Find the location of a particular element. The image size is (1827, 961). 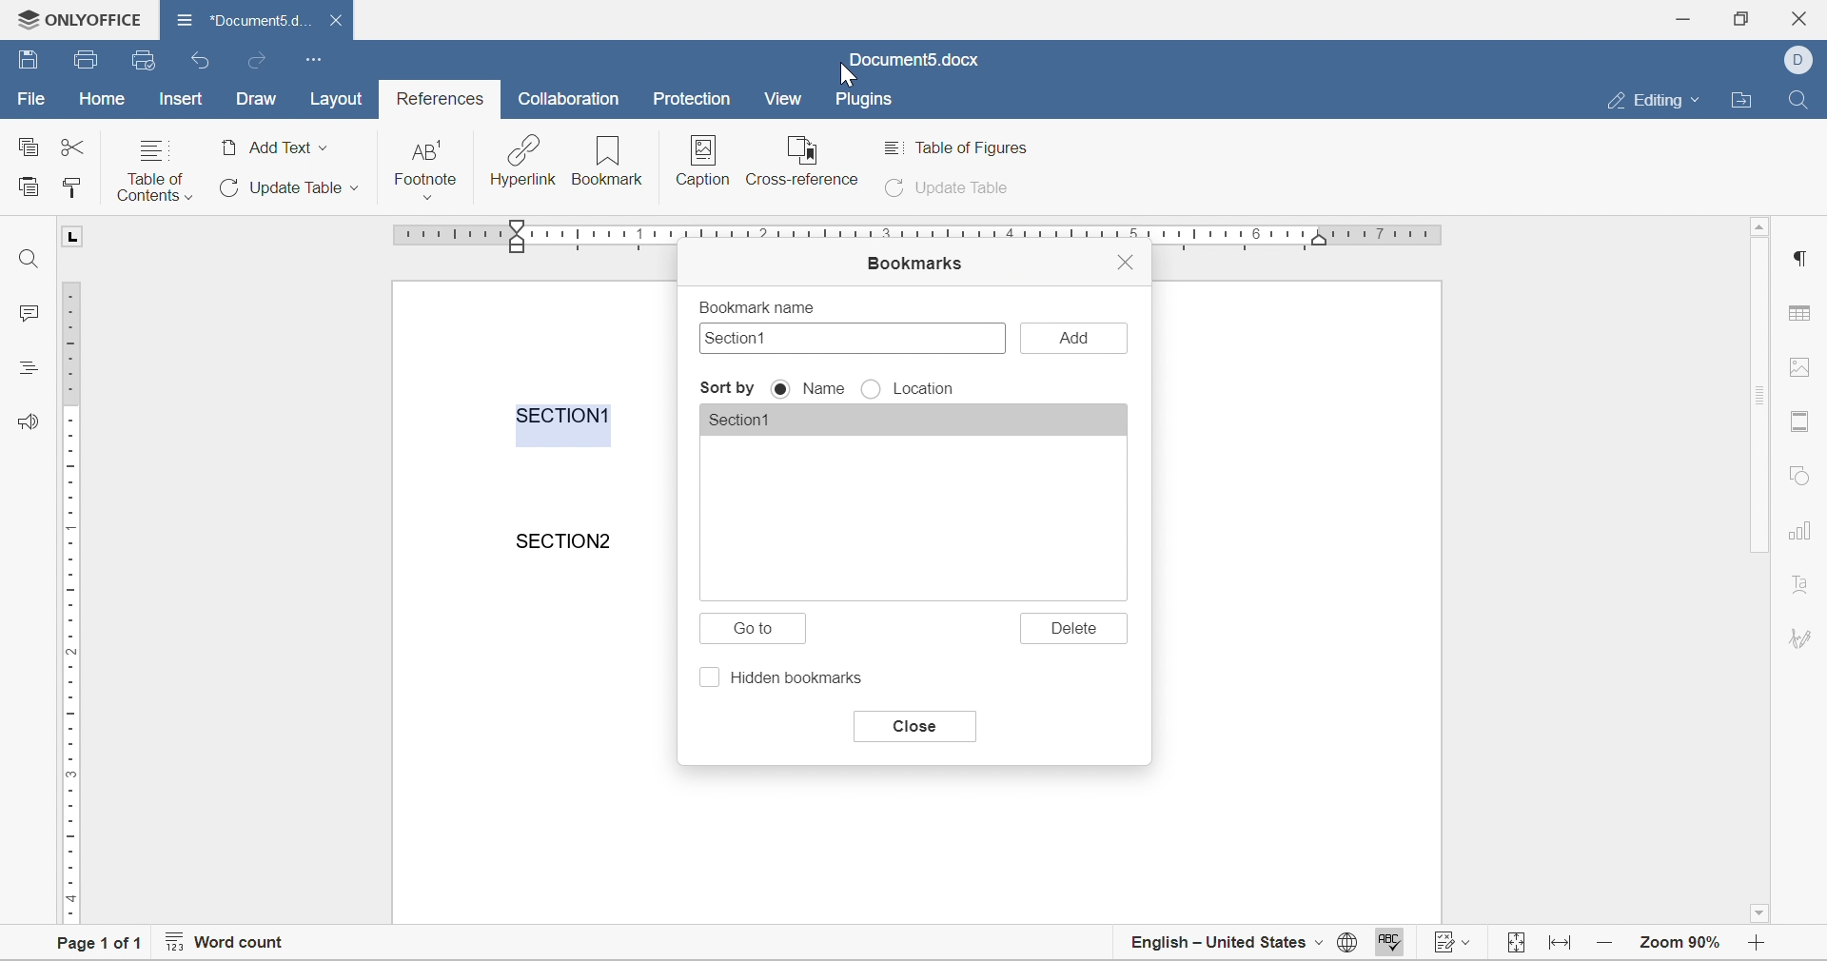

update table is located at coordinates (951, 189).